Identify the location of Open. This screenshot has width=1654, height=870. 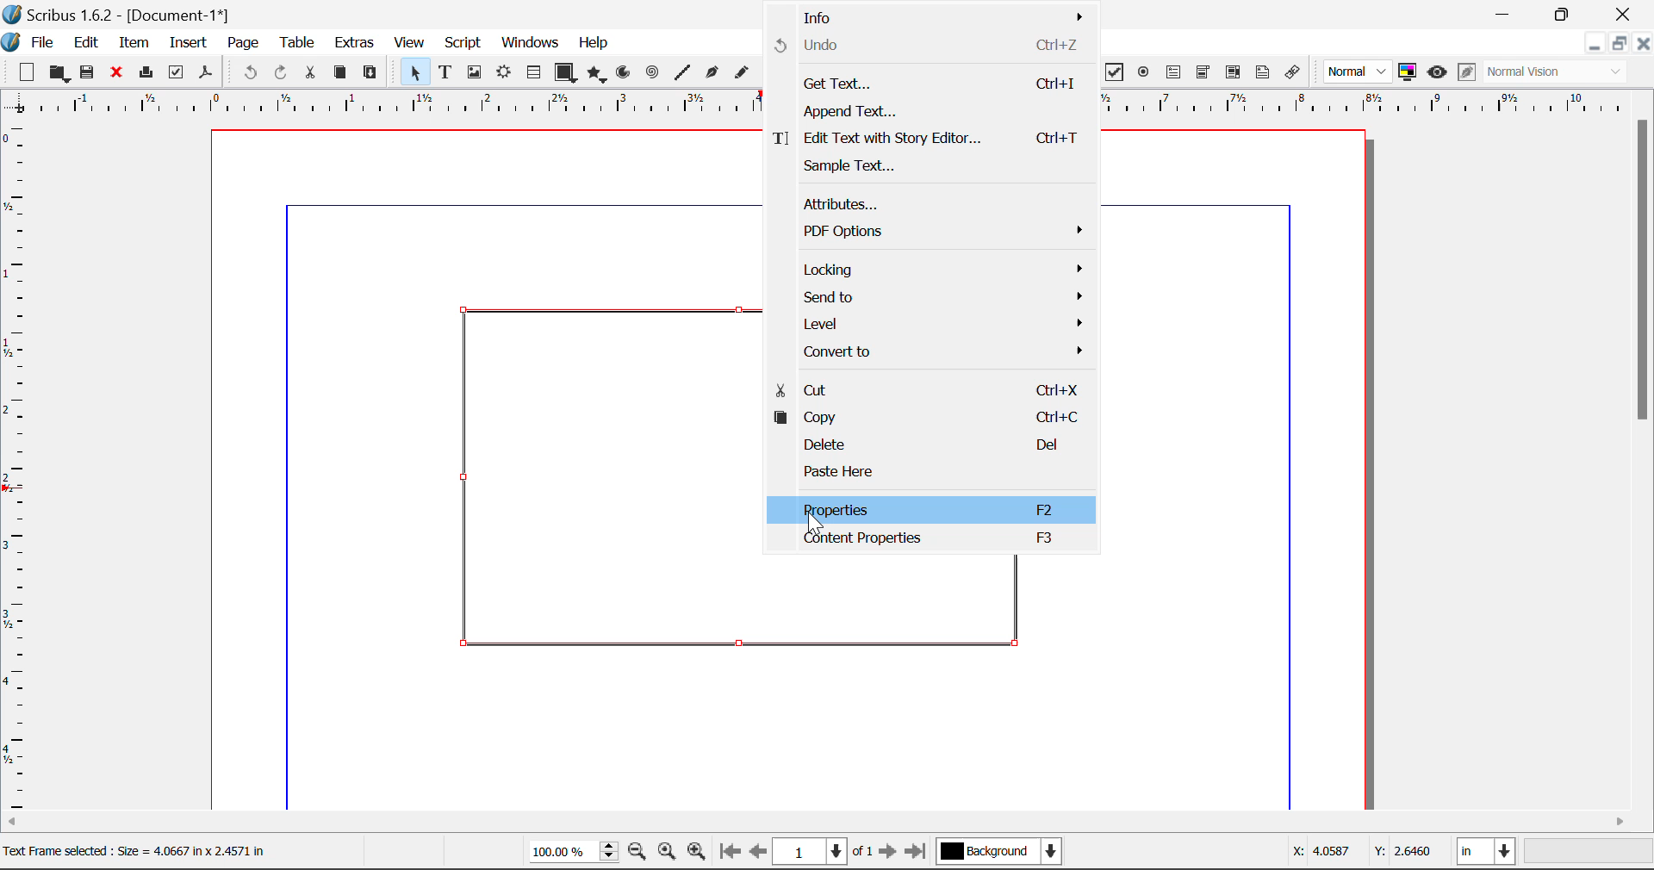
(59, 73).